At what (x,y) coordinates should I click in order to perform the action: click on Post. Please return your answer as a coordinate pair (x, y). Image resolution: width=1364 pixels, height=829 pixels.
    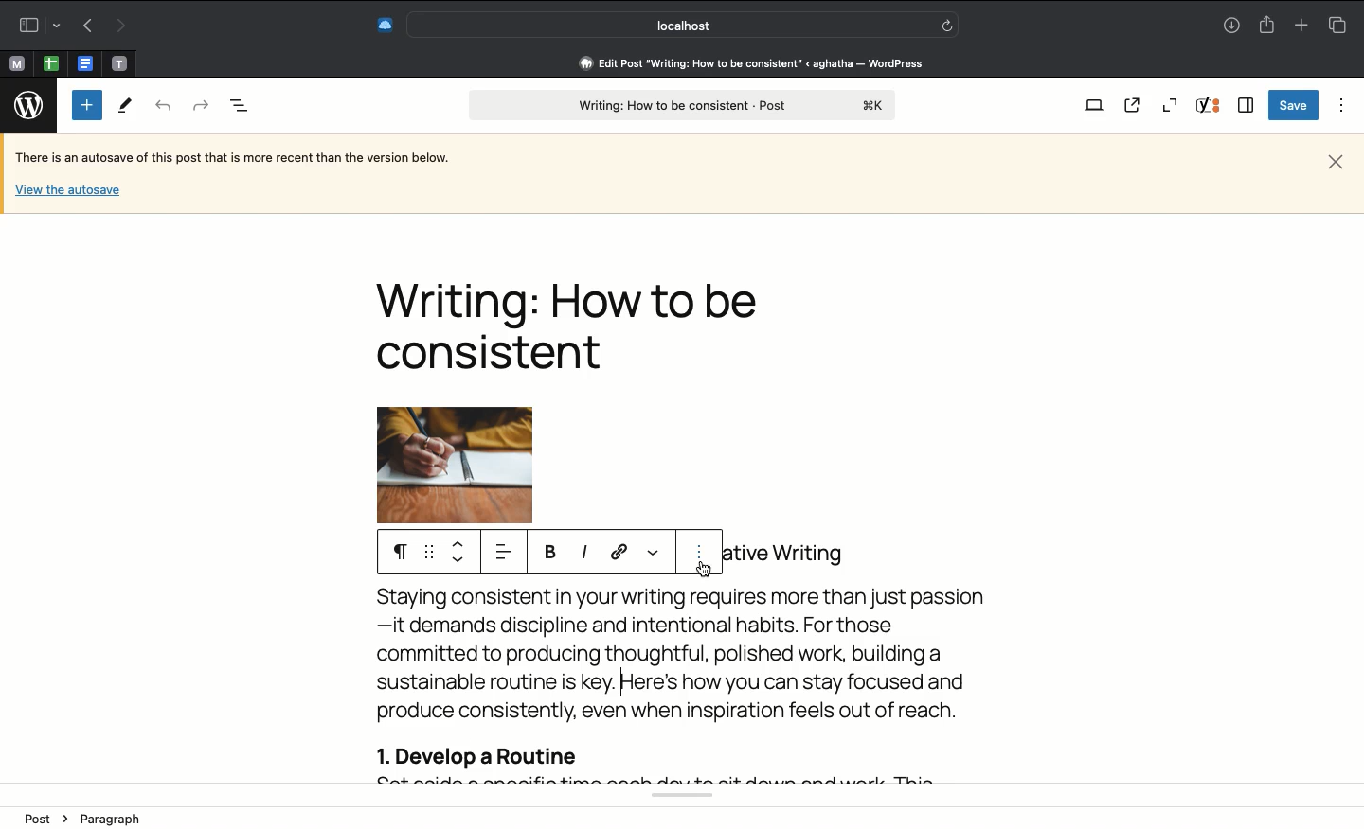
    Looking at the image, I should click on (43, 818).